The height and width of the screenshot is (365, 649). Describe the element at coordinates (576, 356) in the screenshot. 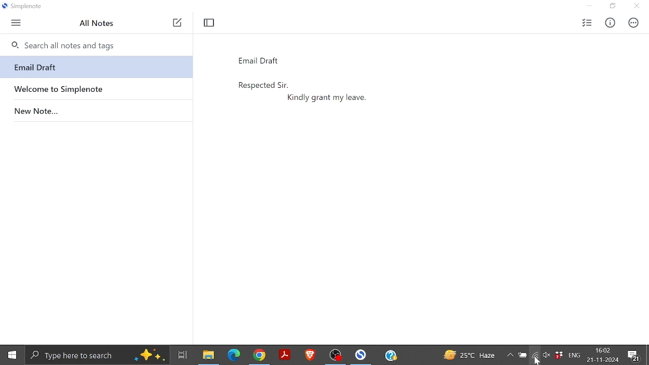

I see `Language` at that location.